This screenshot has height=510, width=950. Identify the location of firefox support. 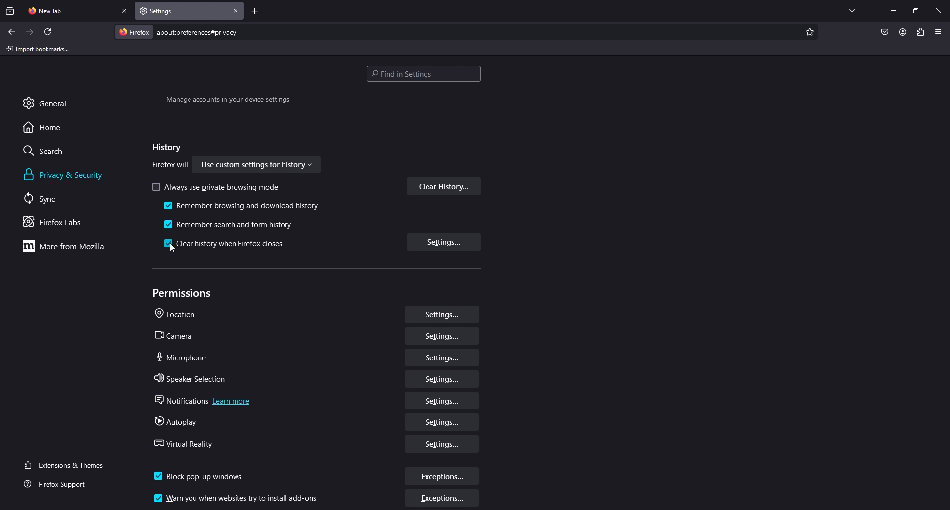
(64, 485).